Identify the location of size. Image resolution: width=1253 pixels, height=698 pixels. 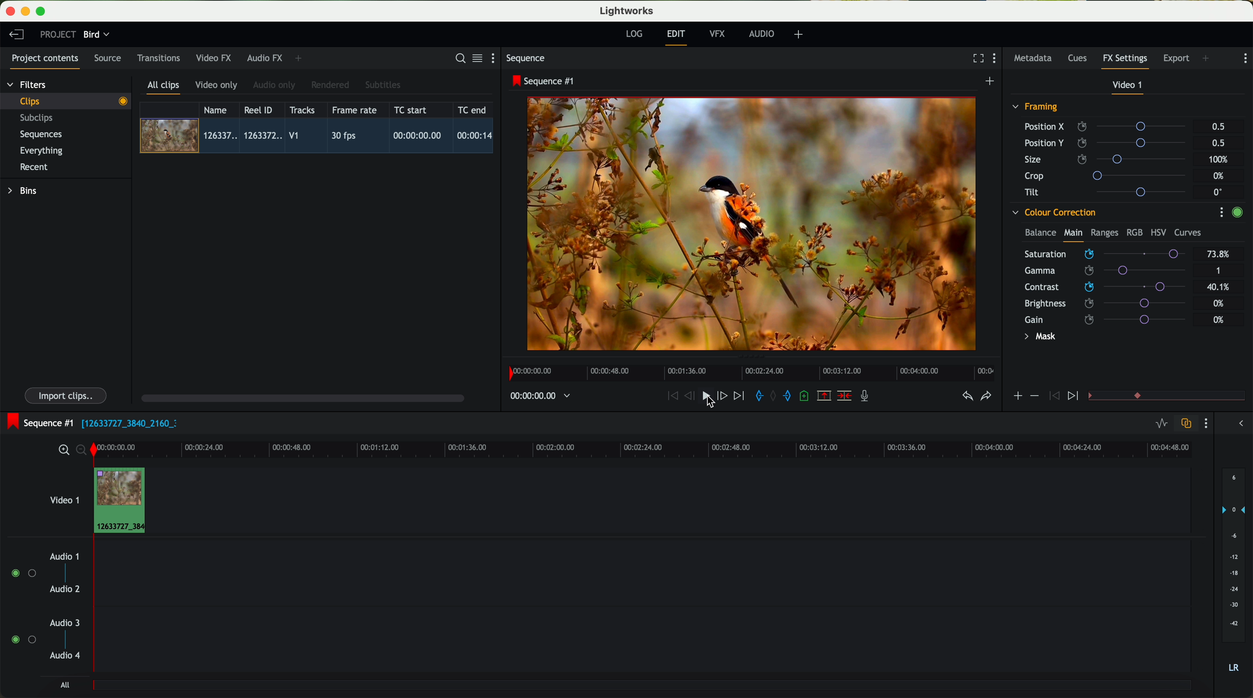
(1108, 160).